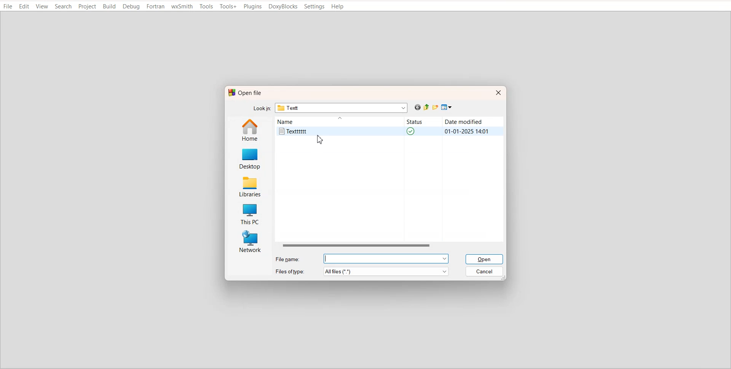  What do you see at coordinates (250, 213) in the screenshot?
I see `This PC` at bounding box center [250, 213].